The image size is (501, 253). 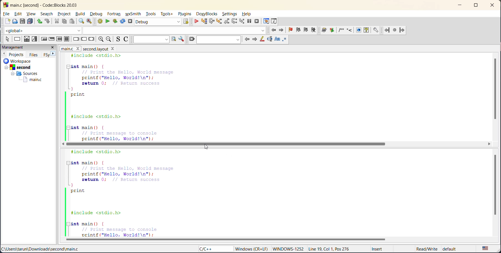 I want to click on debug, so click(x=97, y=13).